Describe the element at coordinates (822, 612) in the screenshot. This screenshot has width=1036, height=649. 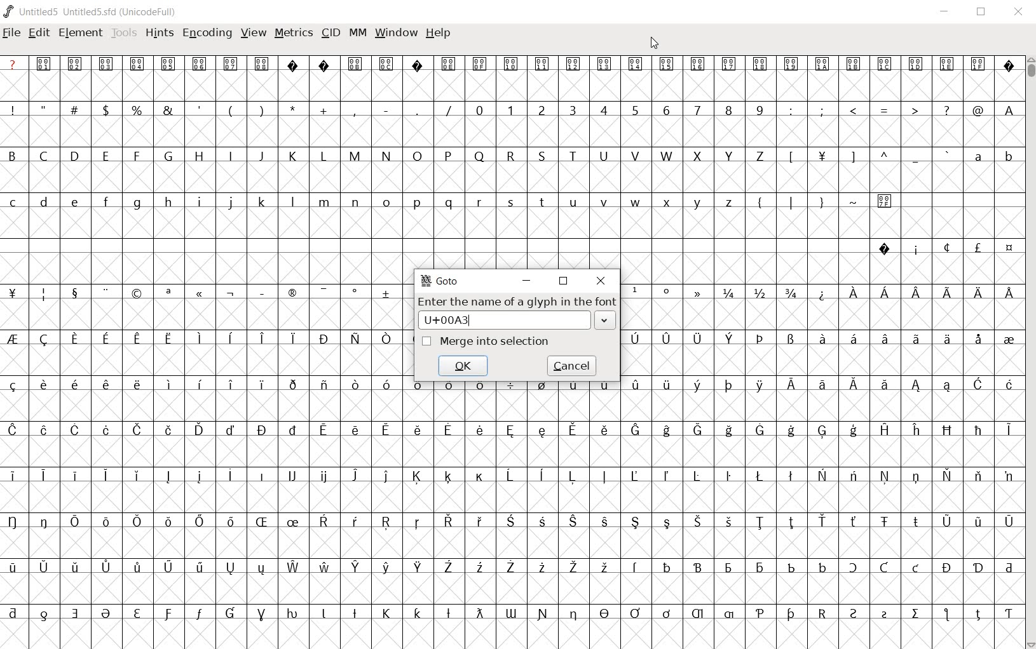
I see `Symbol` at that location.